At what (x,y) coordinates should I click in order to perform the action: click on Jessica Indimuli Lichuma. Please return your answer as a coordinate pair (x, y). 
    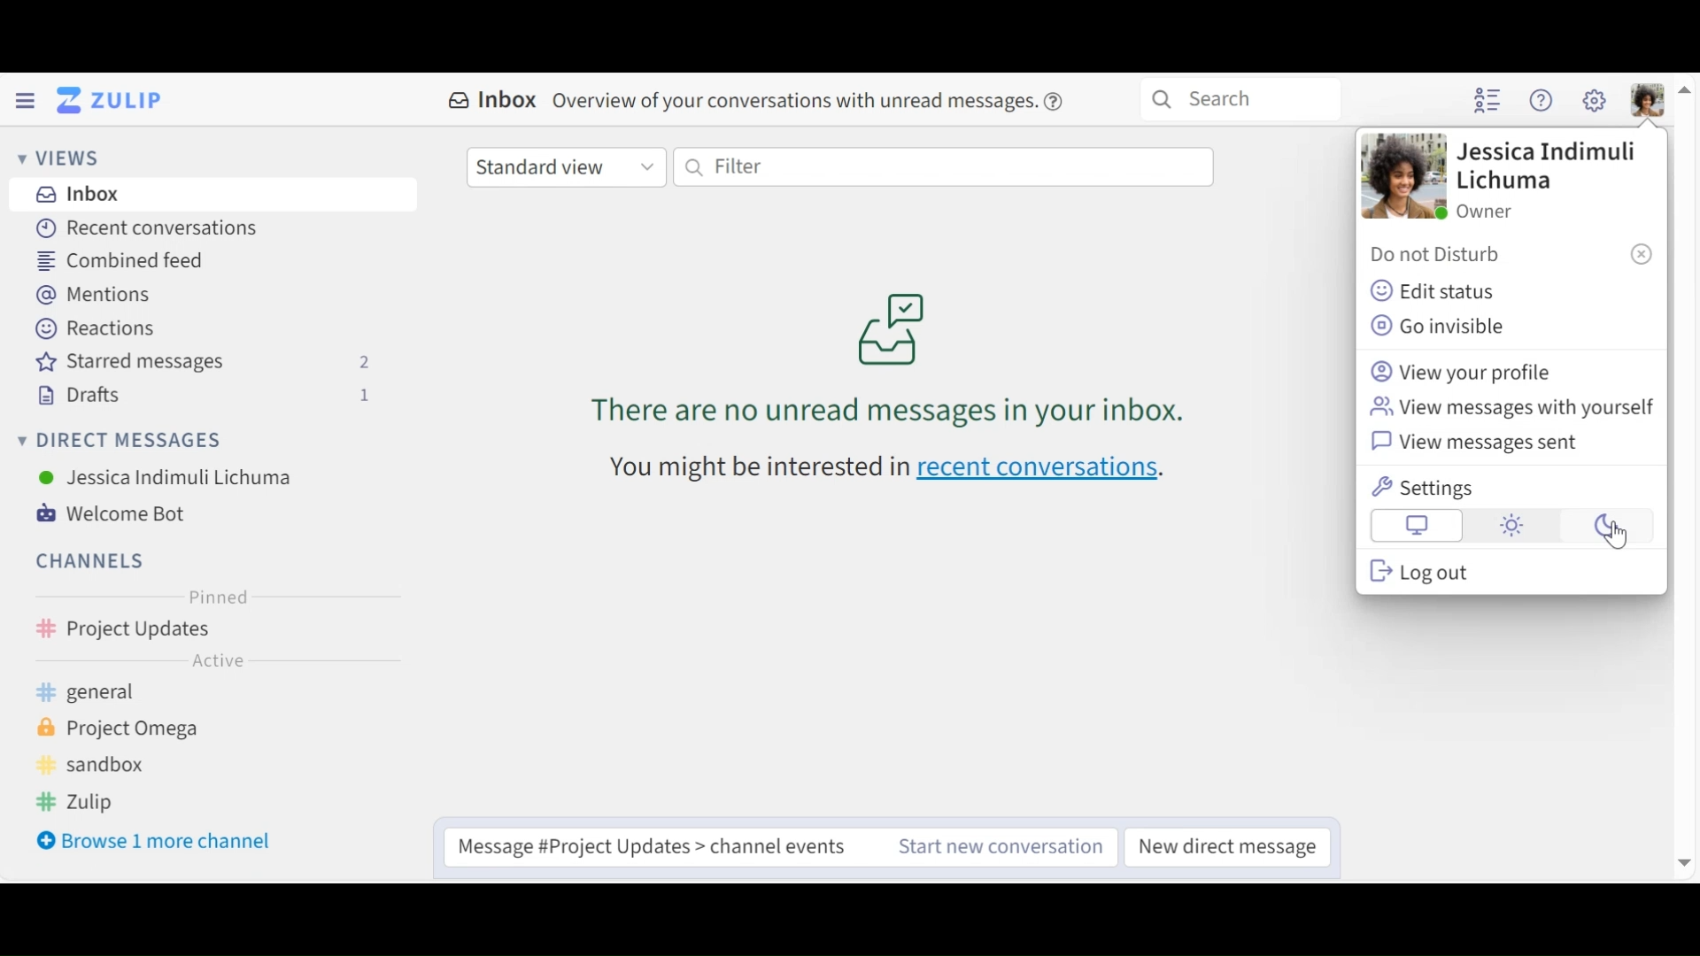
    Looking at the image, I should click on (1545, 168).